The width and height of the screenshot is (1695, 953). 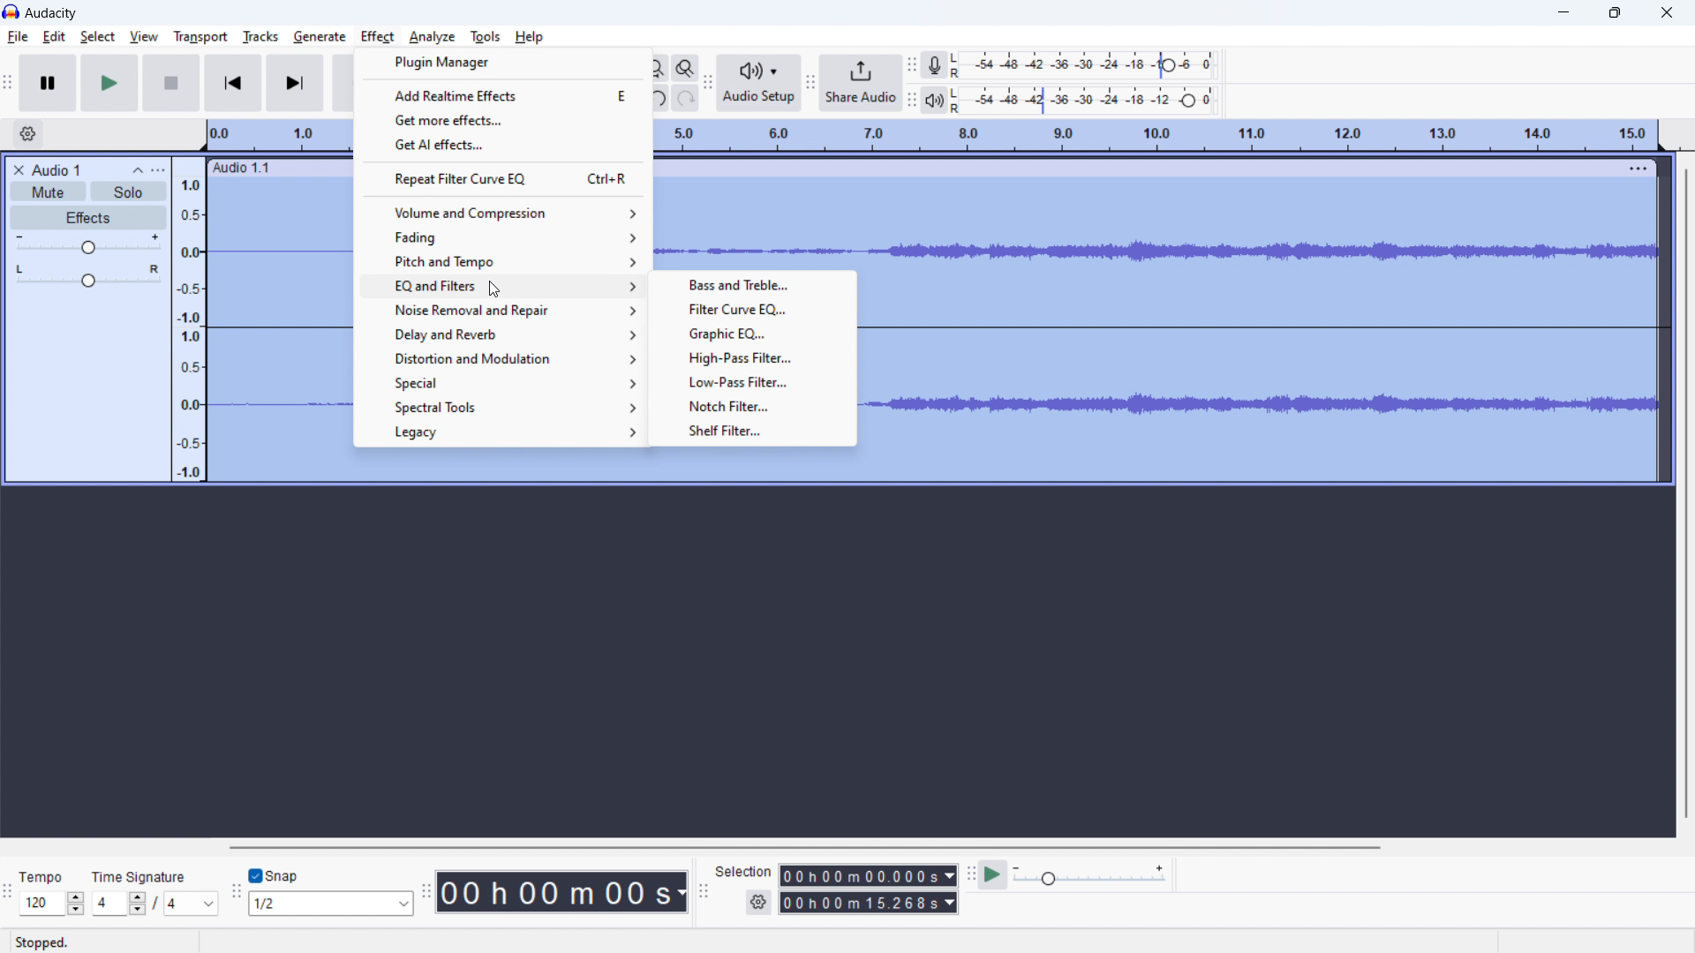 I want to click on play, so click(x=110, y=83).